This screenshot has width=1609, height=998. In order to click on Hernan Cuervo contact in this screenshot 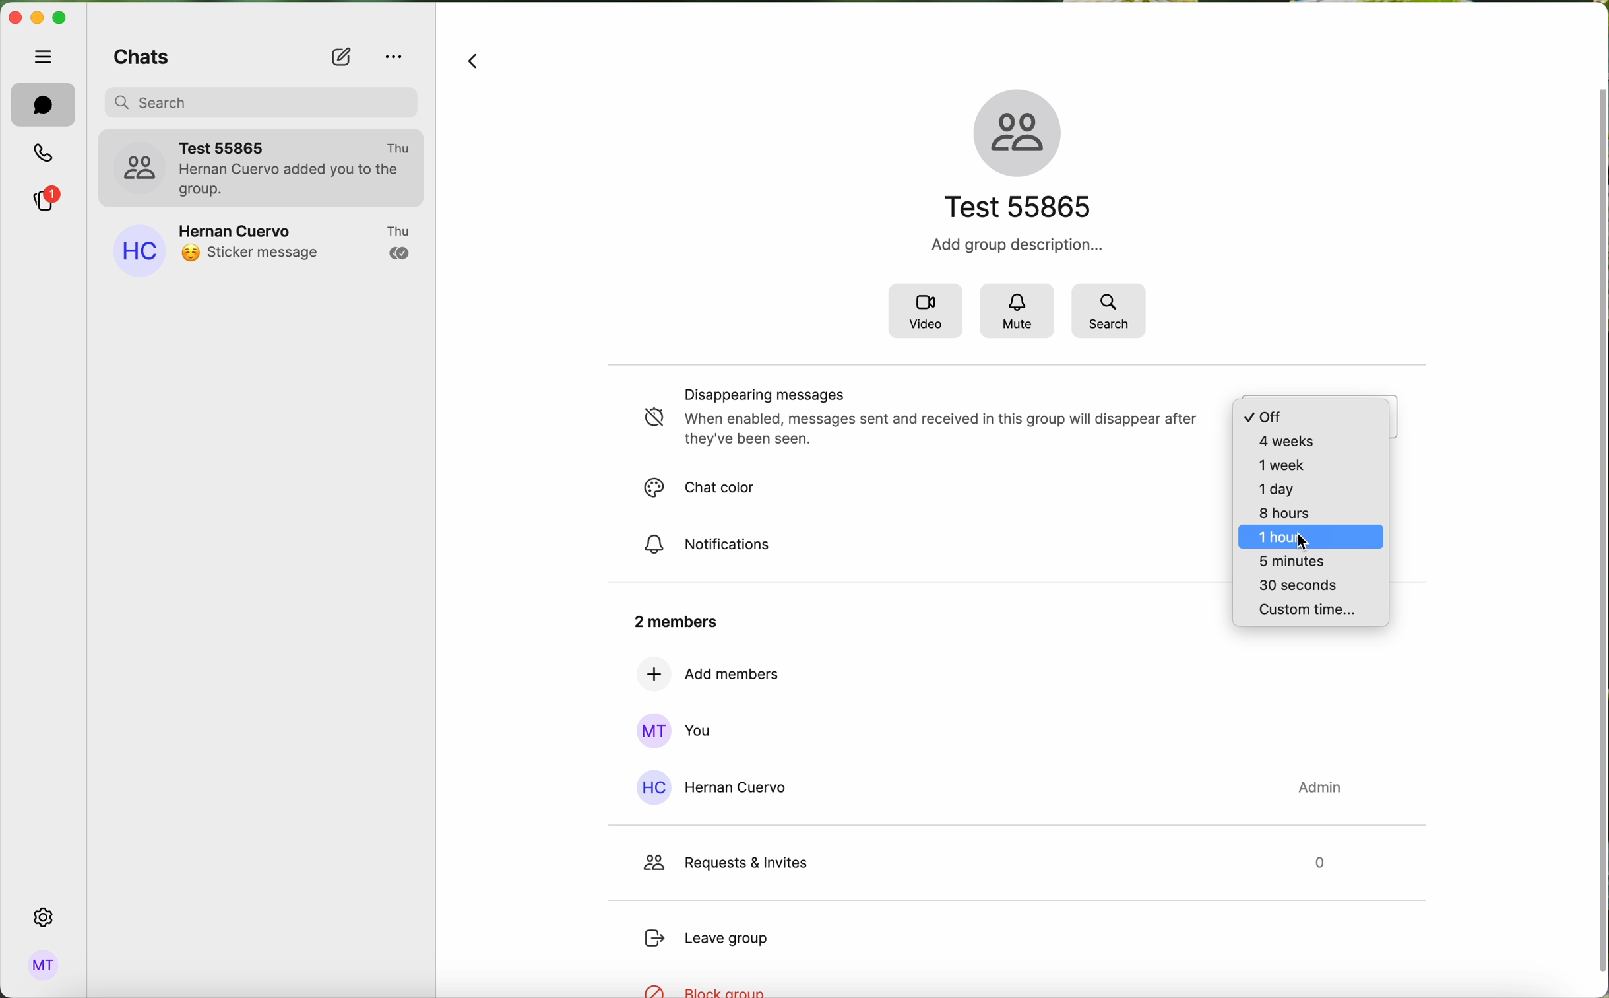, I will do `click(986, 789)`.